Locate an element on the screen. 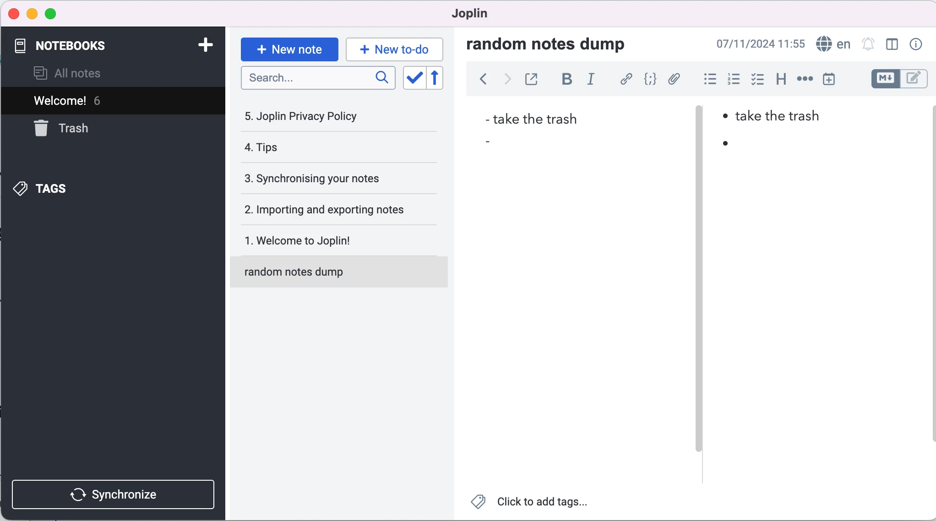 Image resolution: width=936 pixels, height=521 pixels. code is located at coordinates (648, 80).